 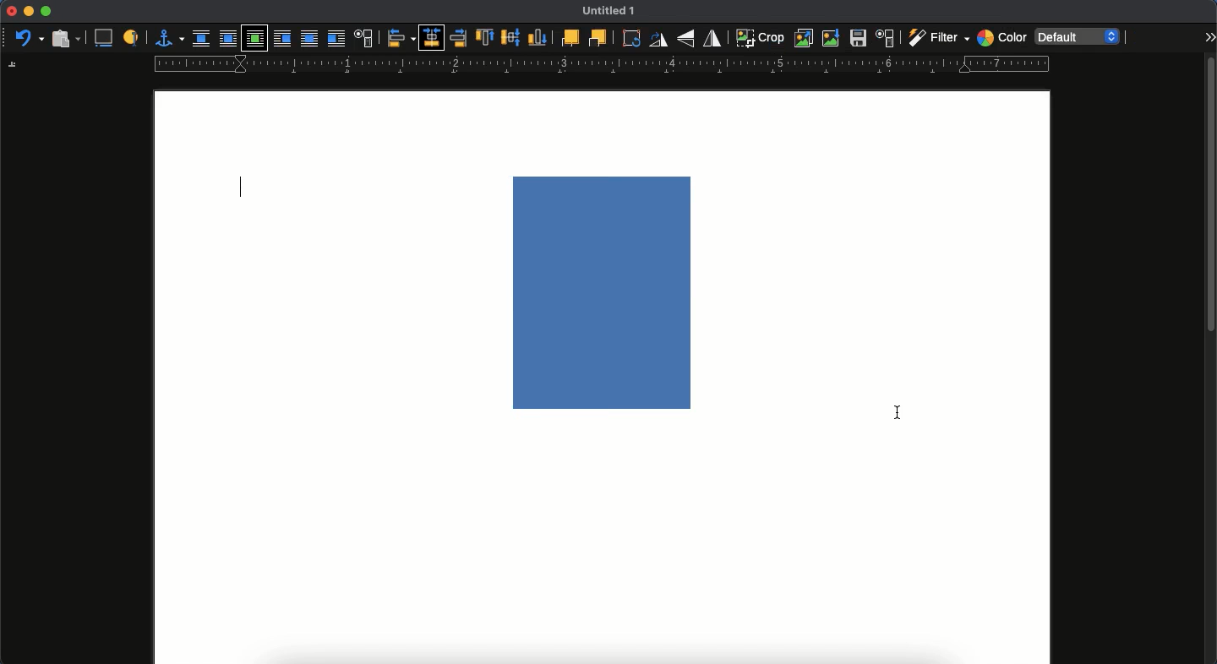 What do you see at coordinates (570, 38) in the screenshot?
I see `forward one` at bounding box center [570, 38].